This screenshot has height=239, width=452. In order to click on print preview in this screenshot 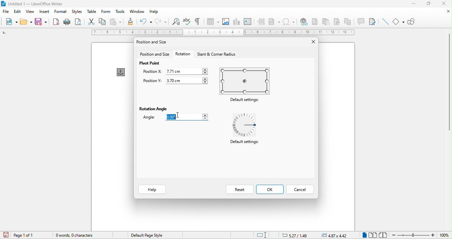, I will do `click(78, 22)`.